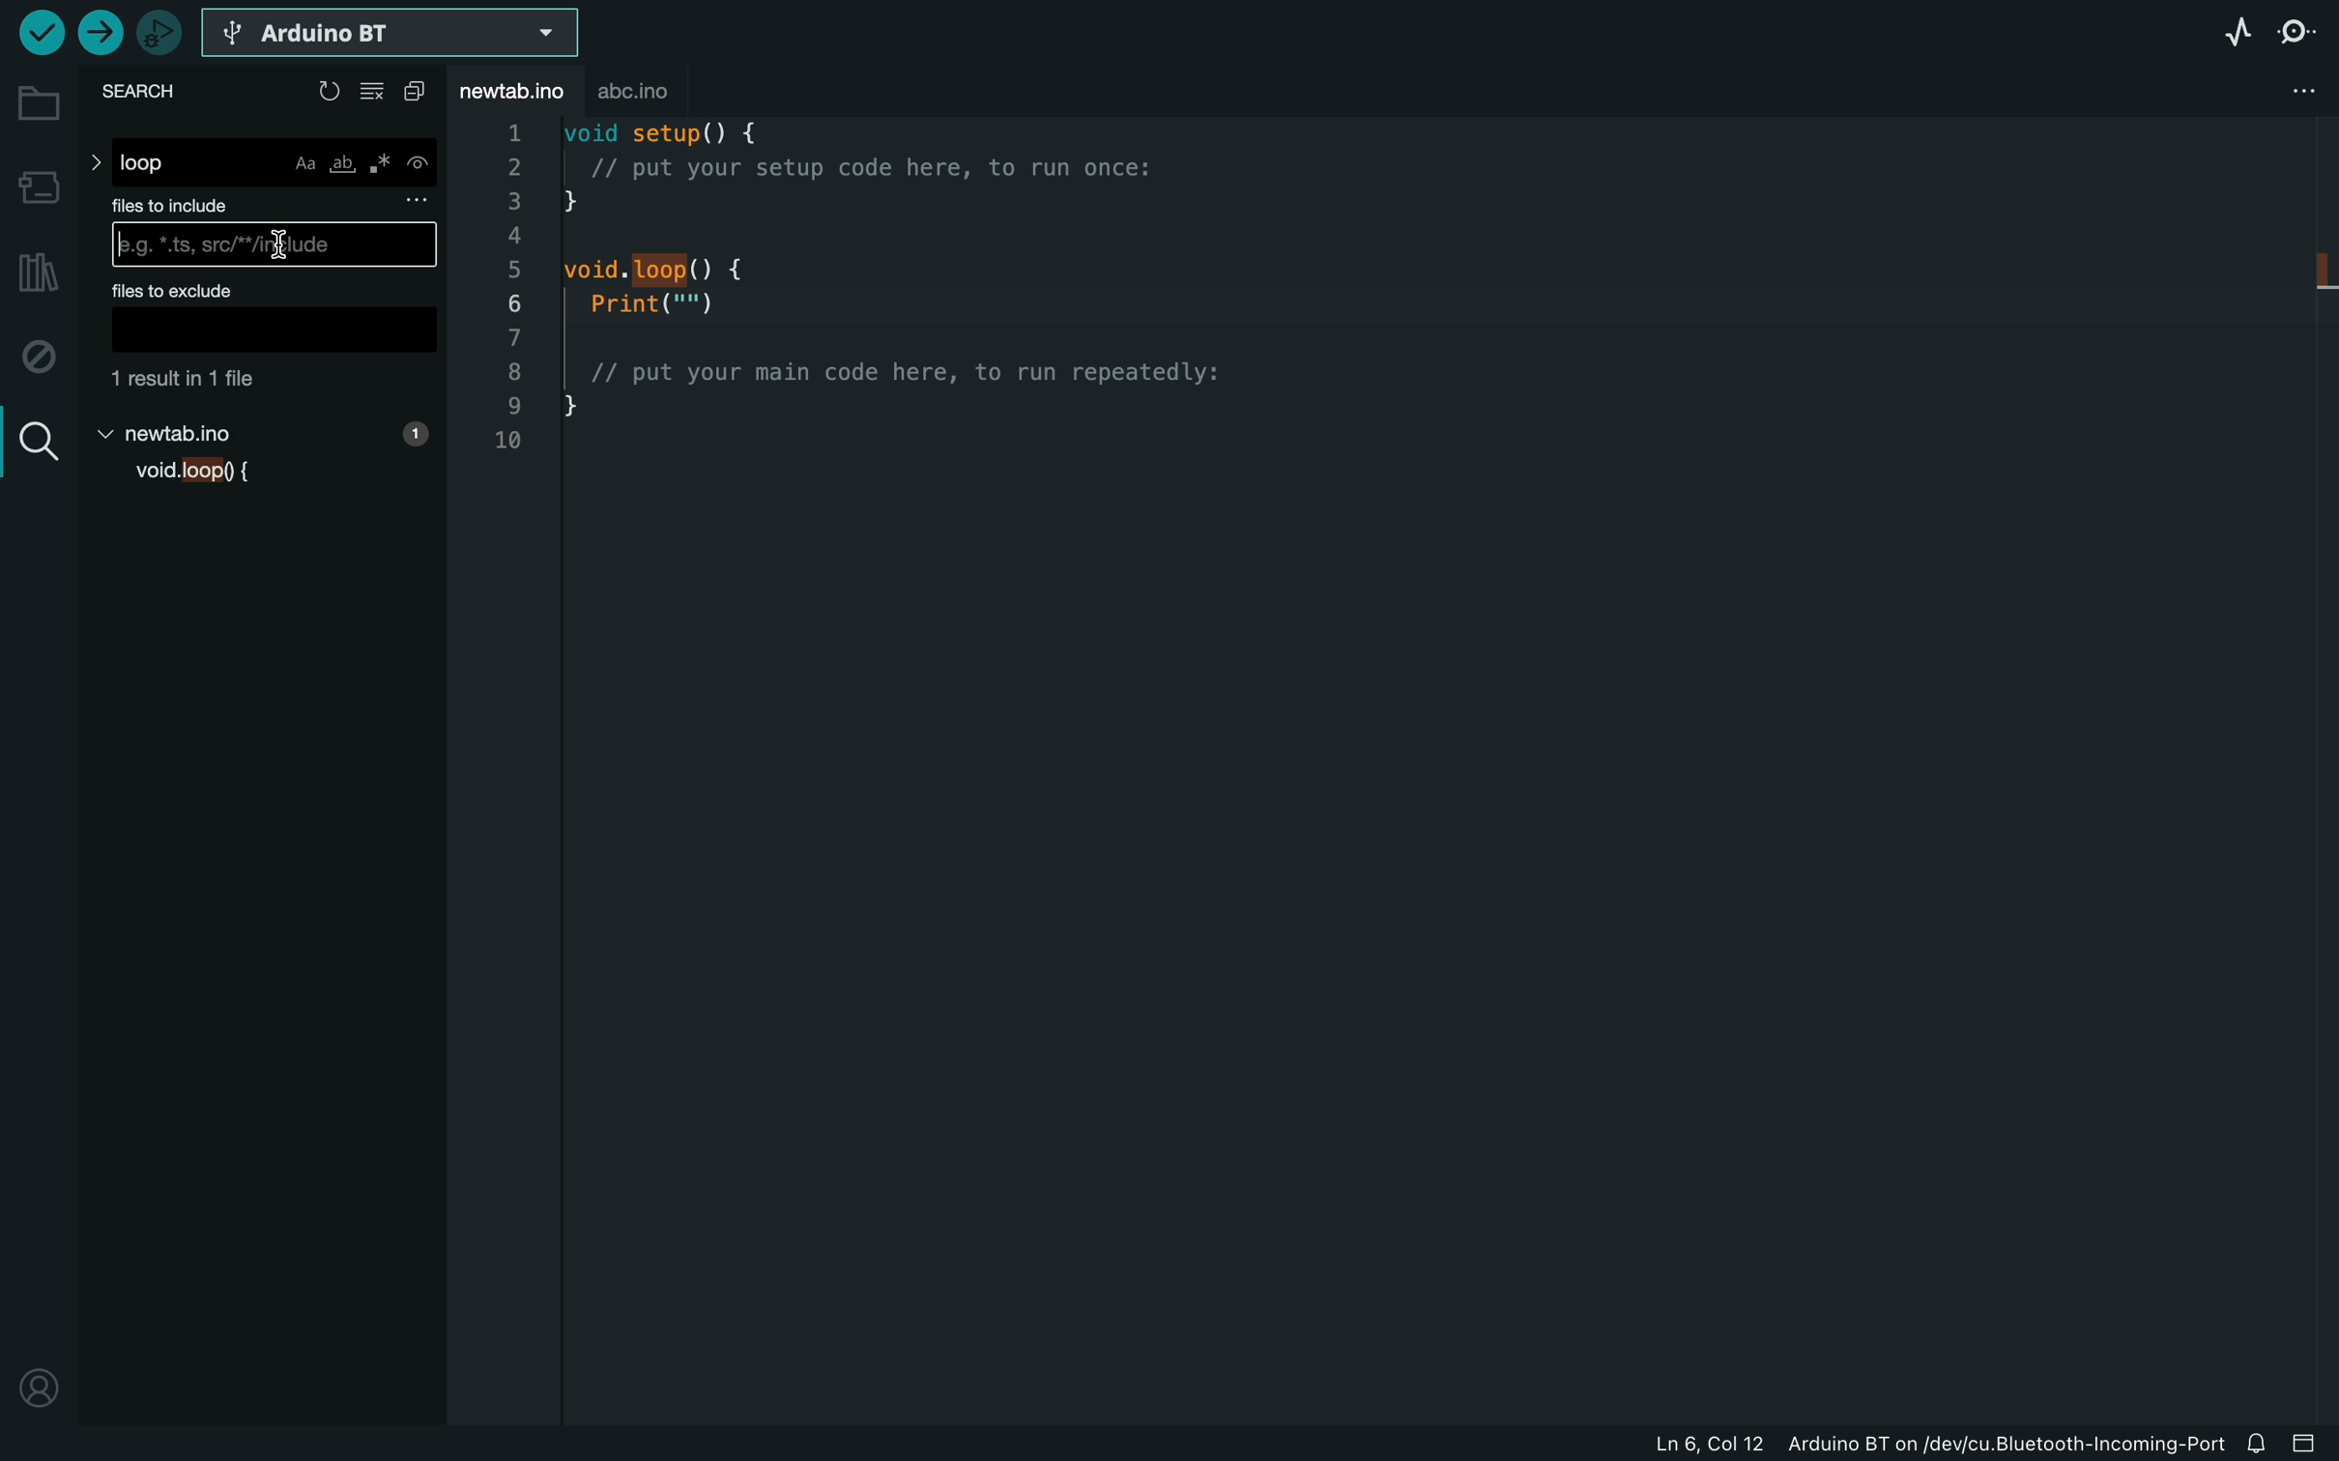 The image size is (2339, 1461). What do you see at coordinates (276, 247) in the screenshot?
I see `cursor` at bounding box center [276, 247].